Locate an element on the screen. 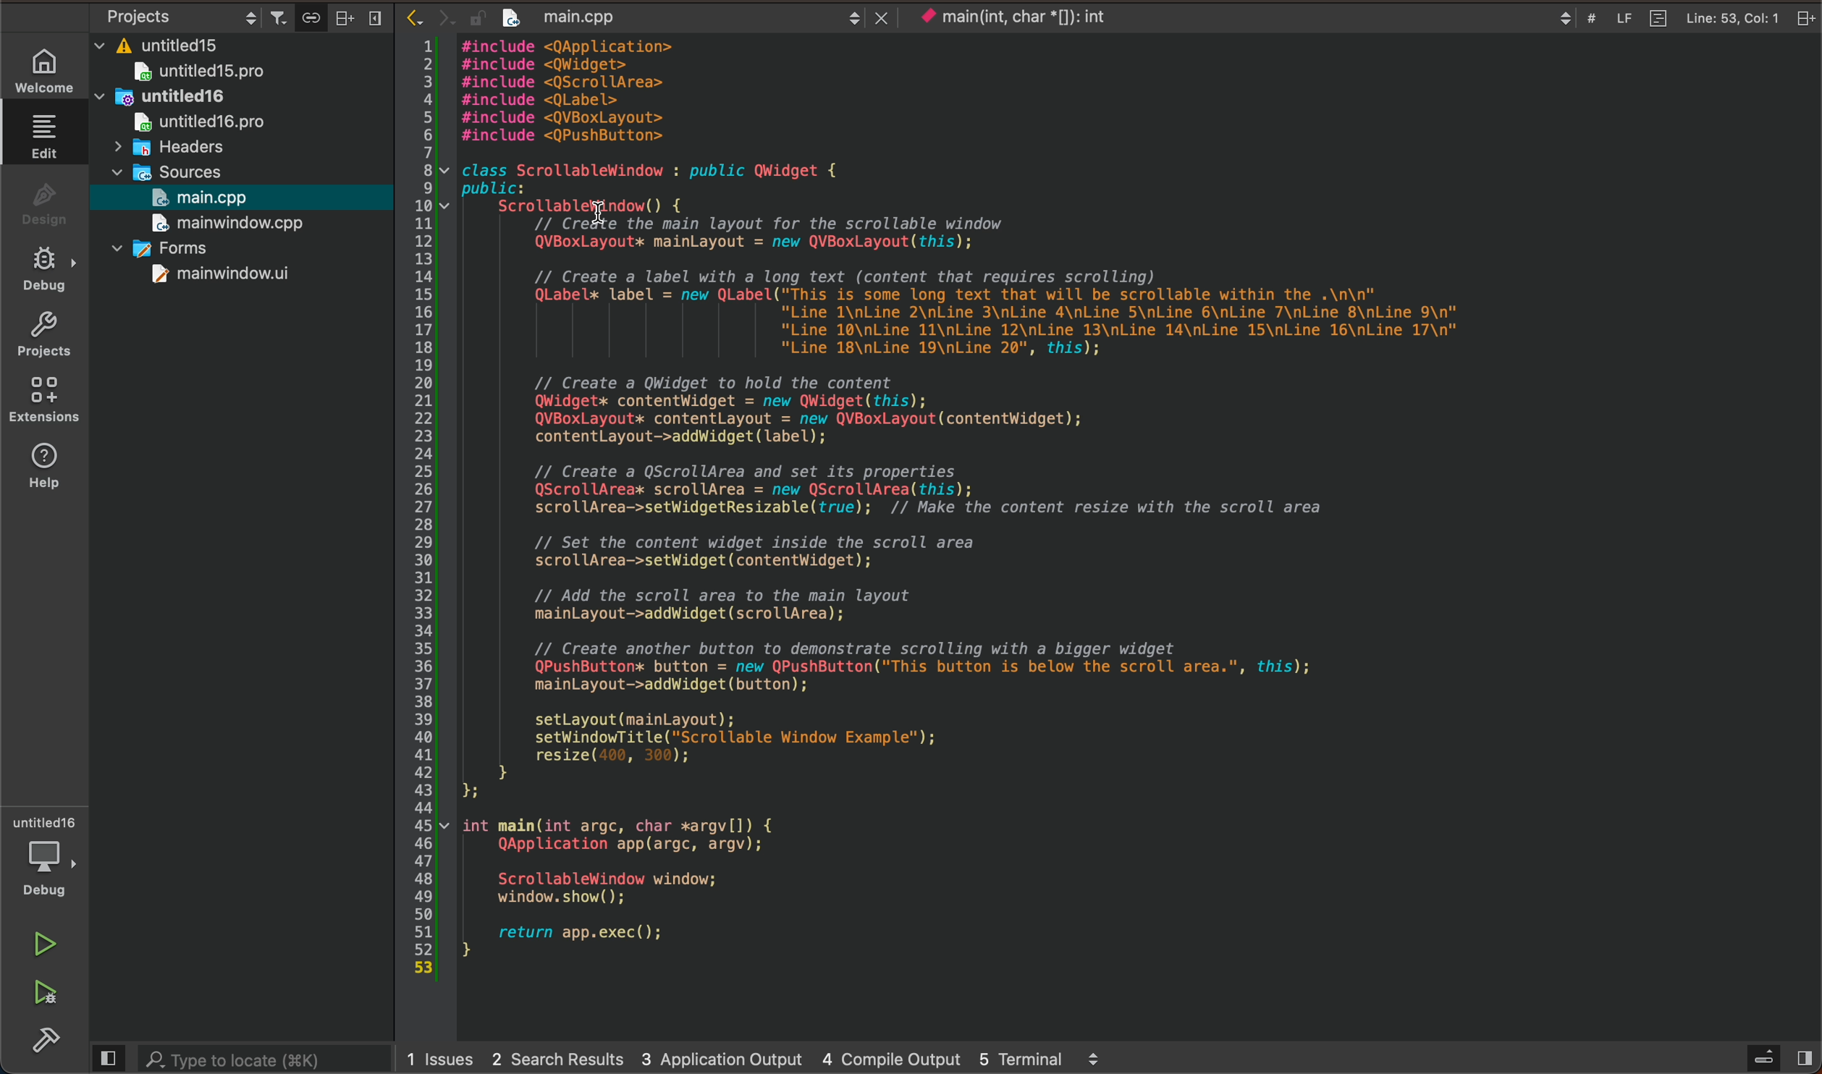  search is located at coordinates (263, 1060).